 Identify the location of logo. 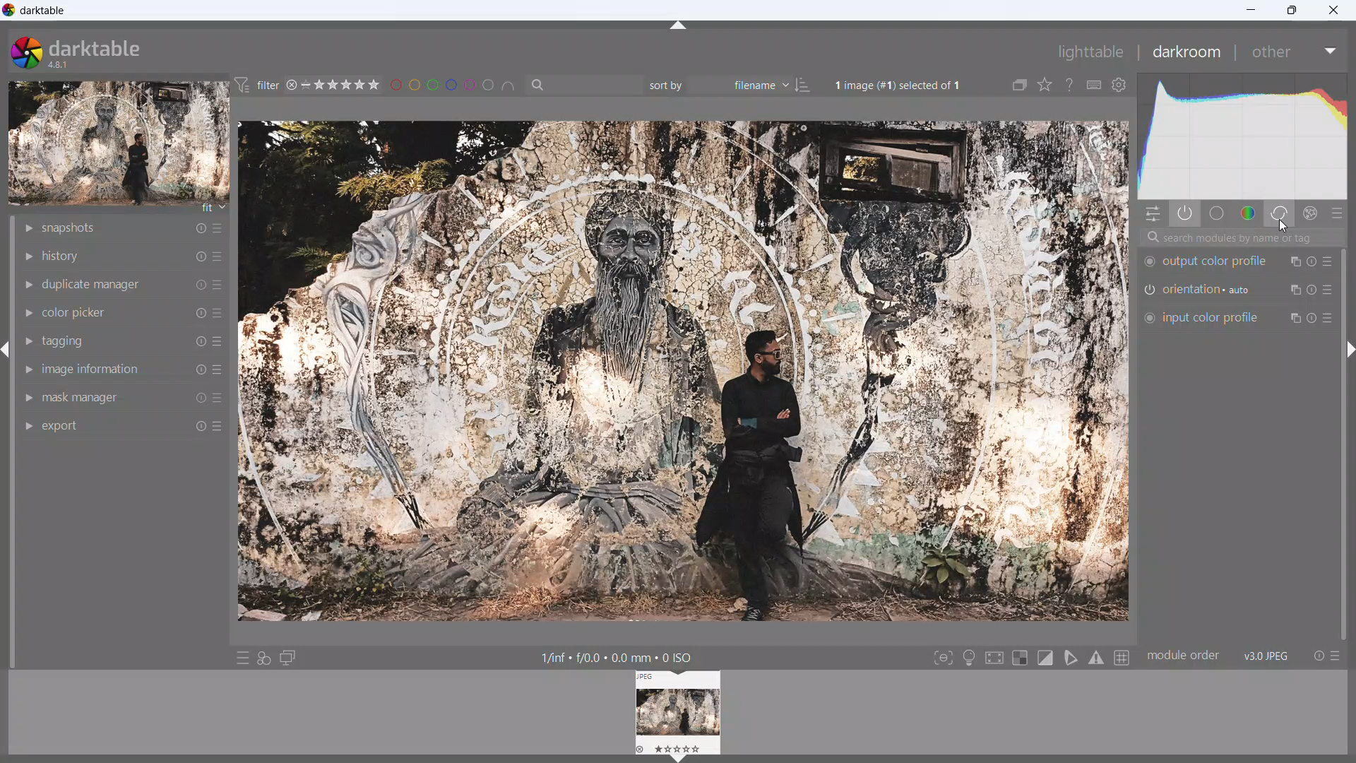
(9, 10).